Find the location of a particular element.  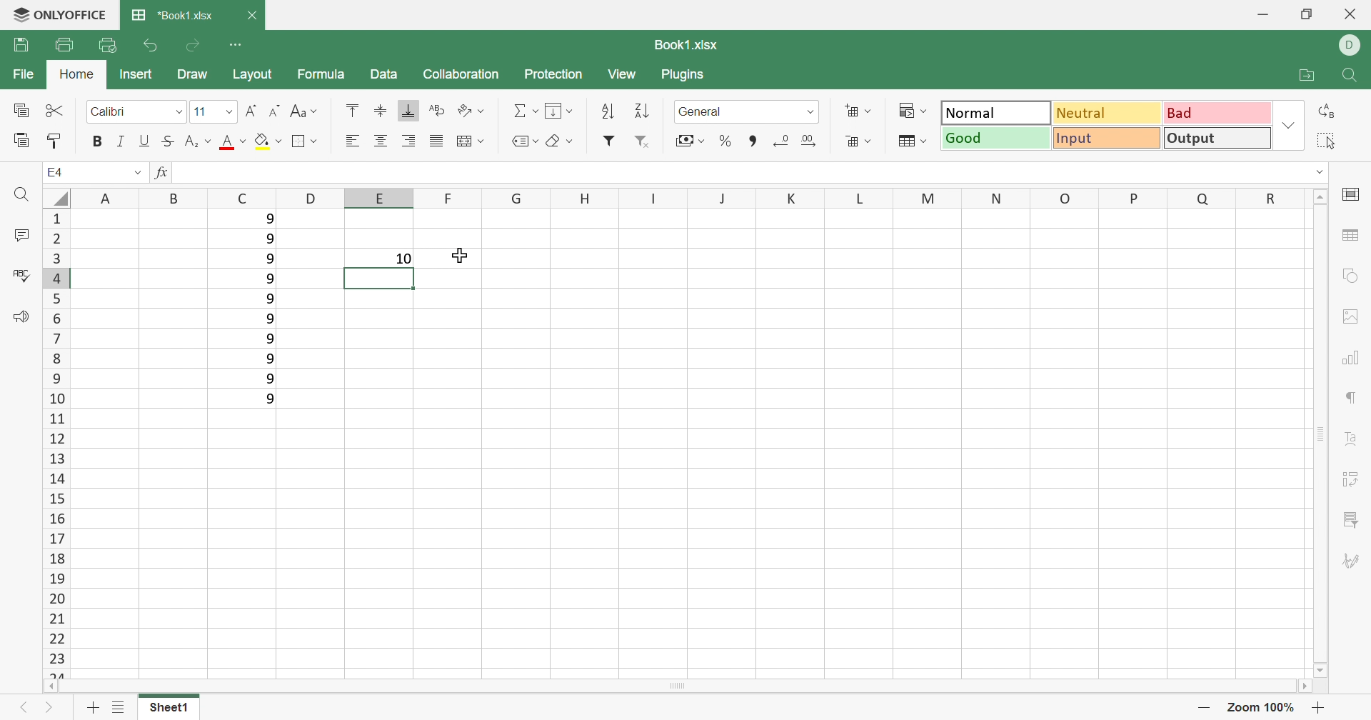

Increment Font size is located at coordinates (252, 111).